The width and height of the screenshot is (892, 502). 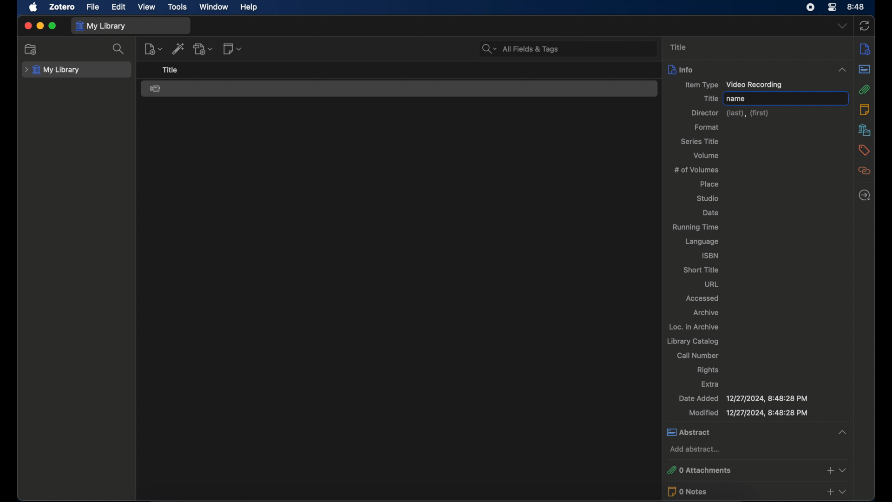 What do you see at coordinates (706, 155) in the screenshot?
I see `volume` at bounding box center [706, 155].